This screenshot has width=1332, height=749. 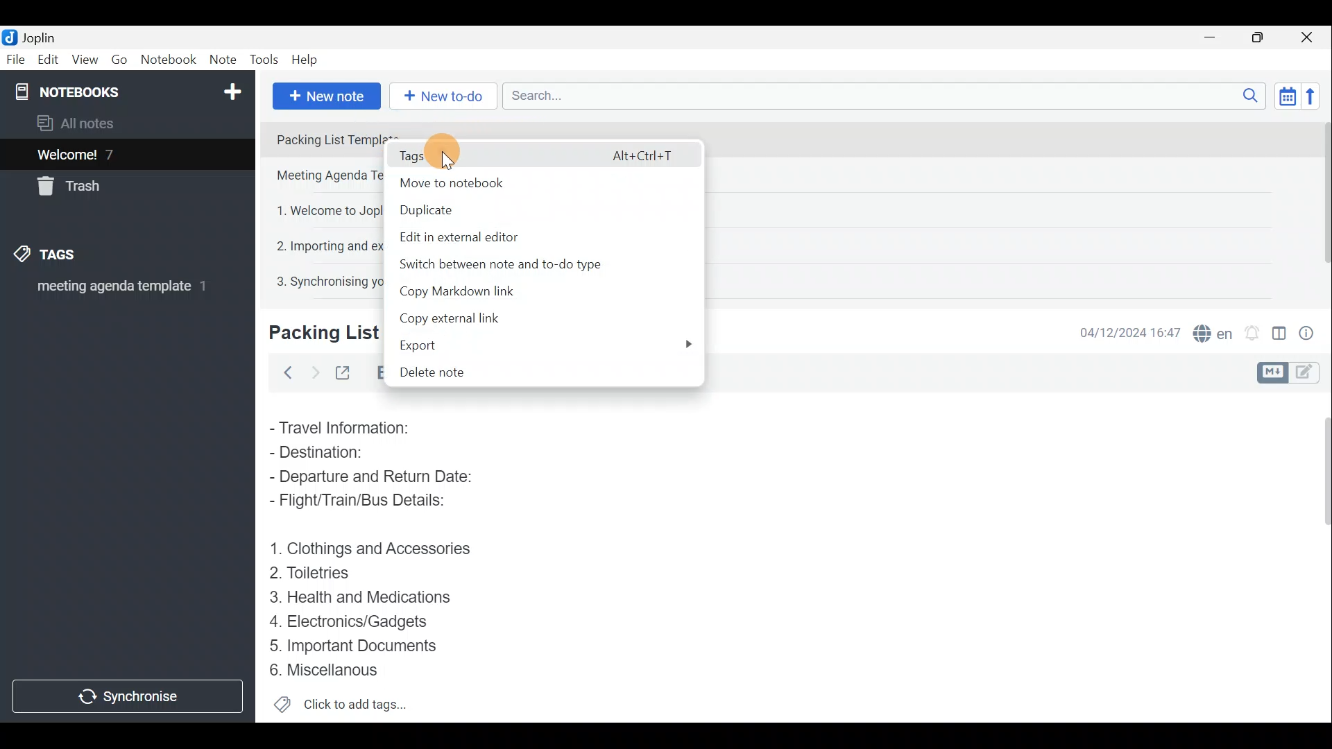 What do you see at coordinates (1315, 95) in the screenshot?
I see `Reverse sort order` at bounding box center [1315, 95].